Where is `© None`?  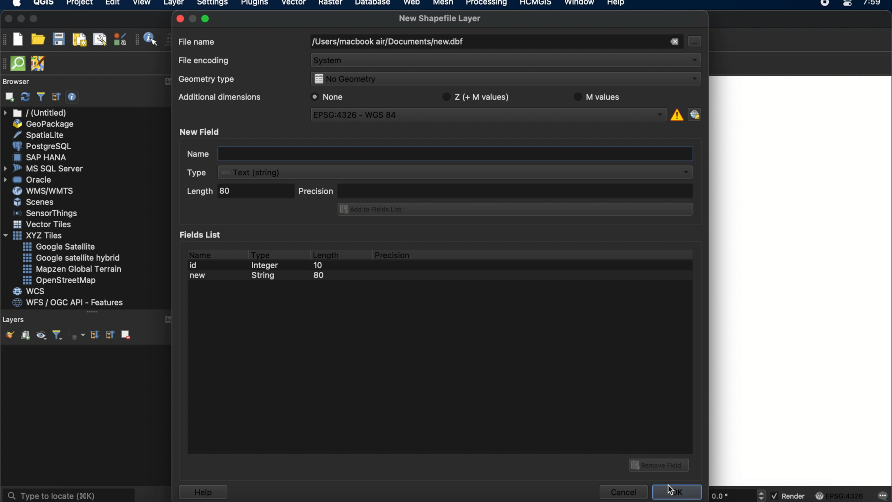
© None is located at coordinates (328, 97).